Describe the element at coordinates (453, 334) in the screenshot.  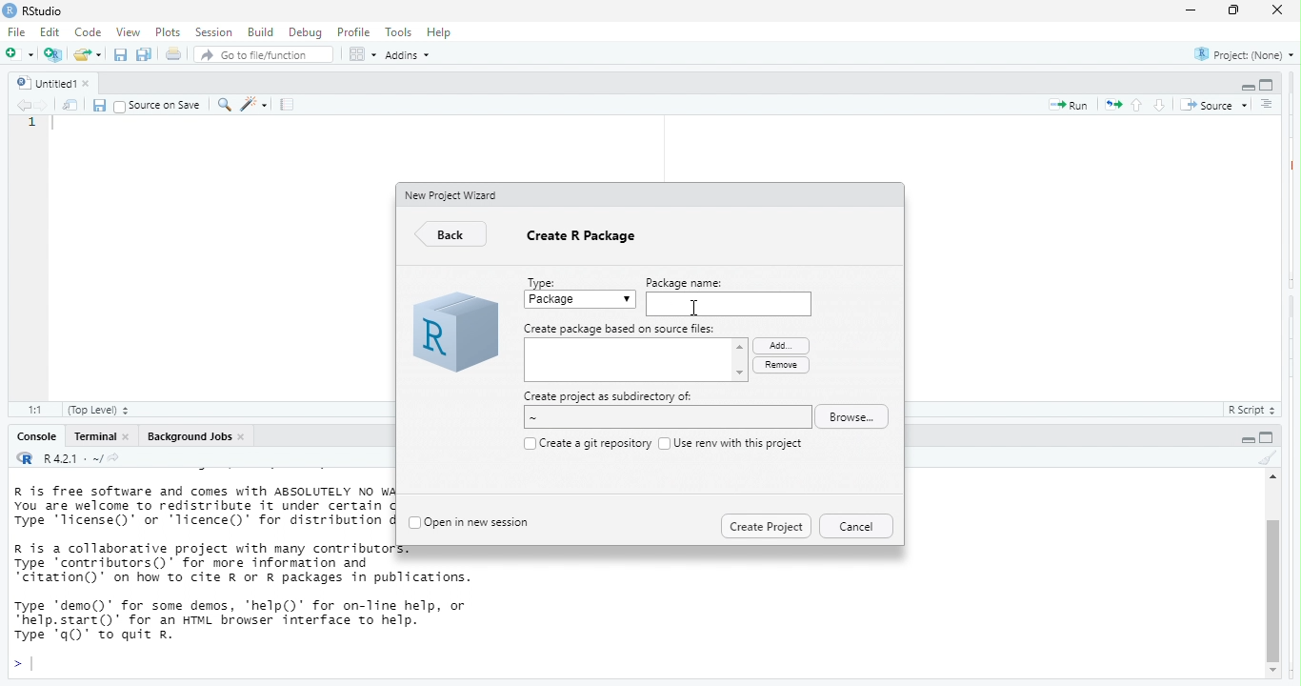
I see `r studio logo` at that location.